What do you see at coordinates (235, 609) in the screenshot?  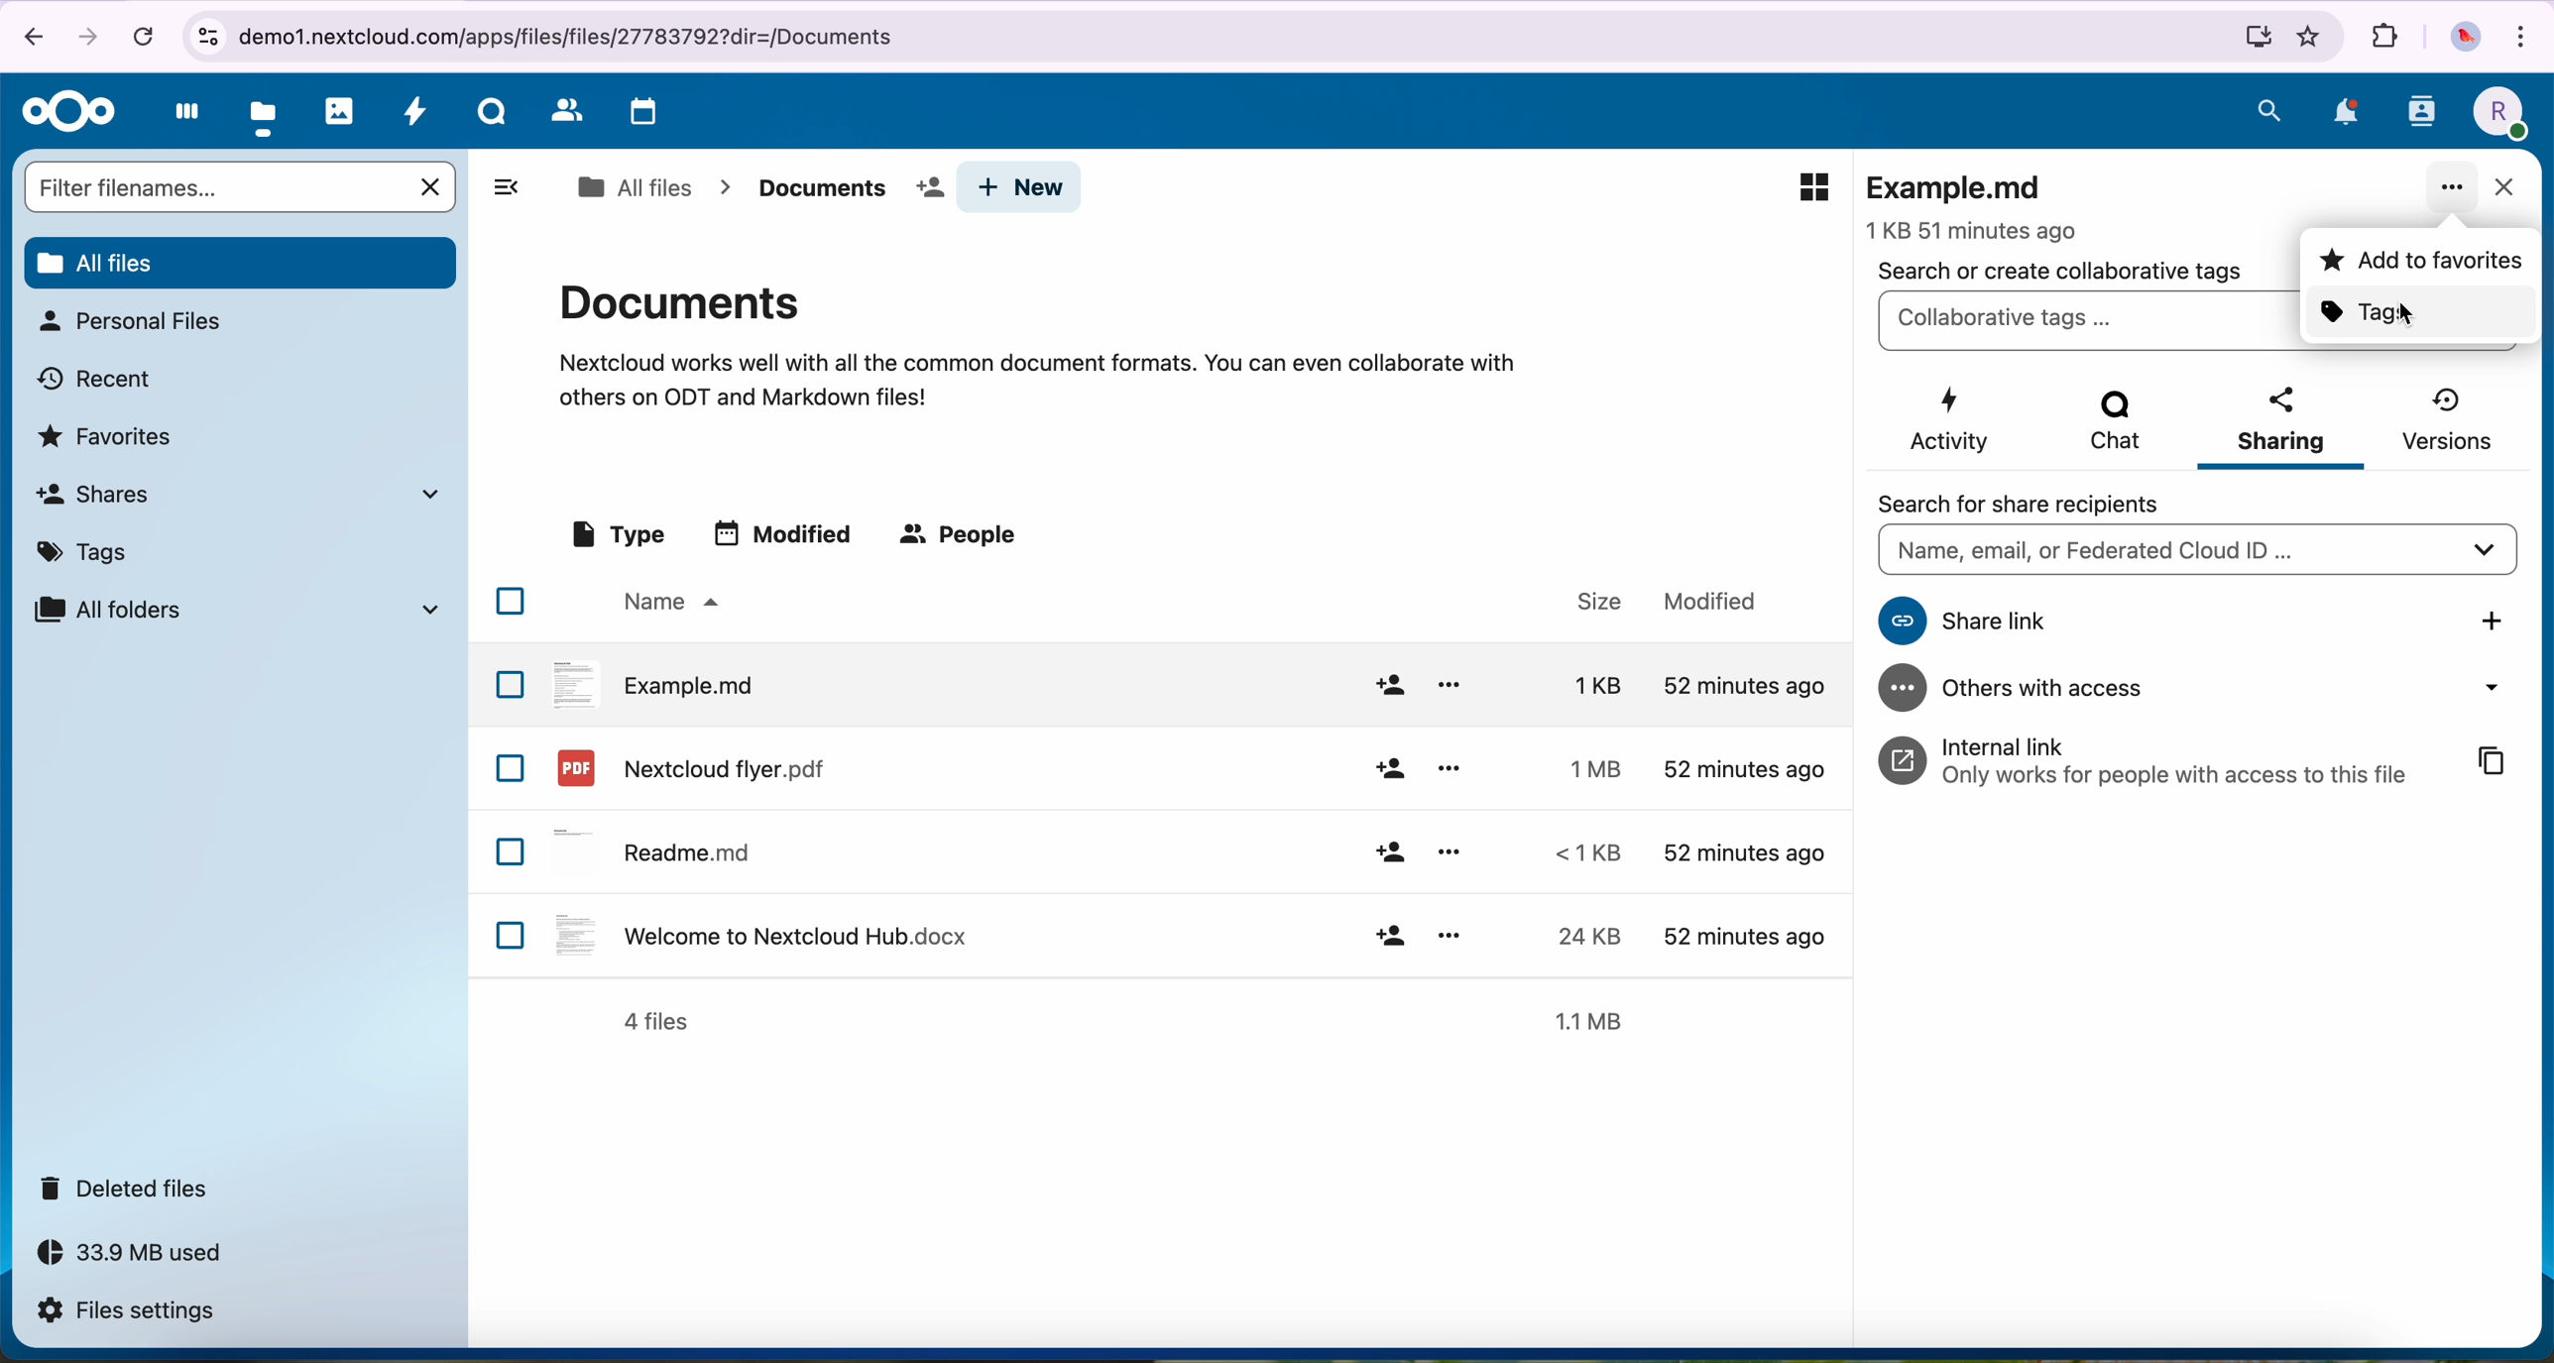 I see `all folders tab` at bounding box center [235, 609].